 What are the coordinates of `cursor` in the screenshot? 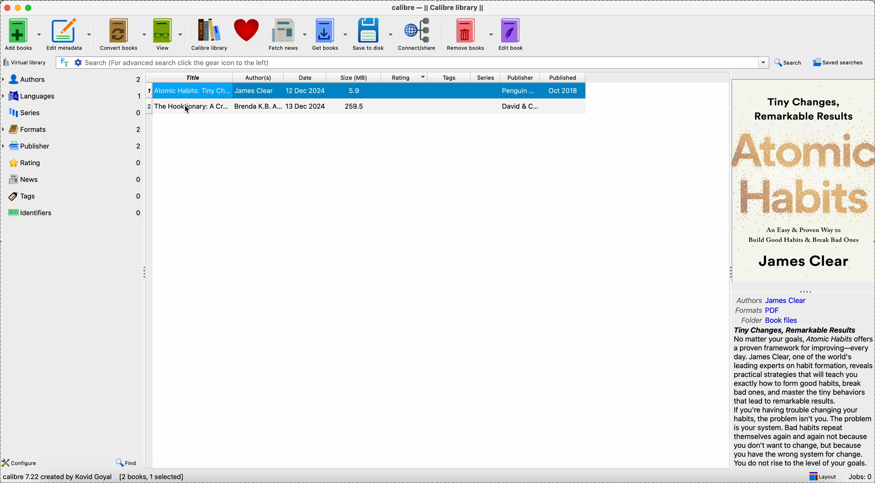 It's located at (185, 109).